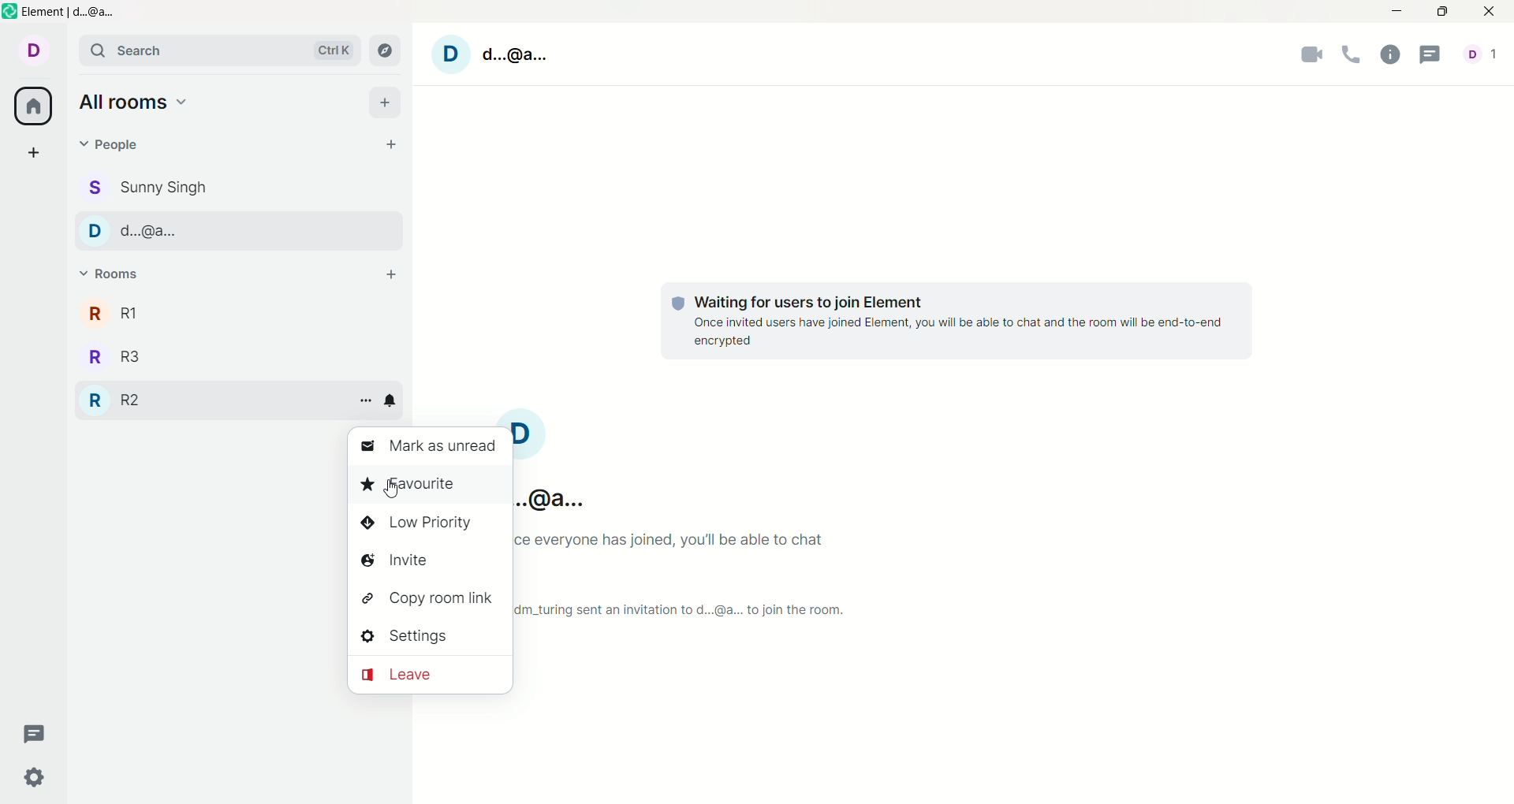 The image size is (1514, 804). I want to click on R1 room, so click(121, 313).